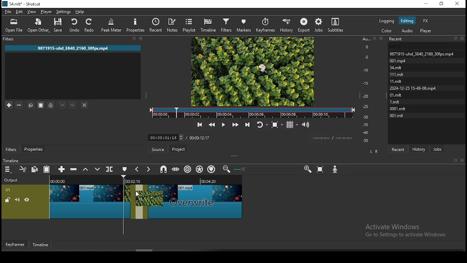  Describe the element at coordinates (32, 12) in the screenshot. I see `view` at that location.